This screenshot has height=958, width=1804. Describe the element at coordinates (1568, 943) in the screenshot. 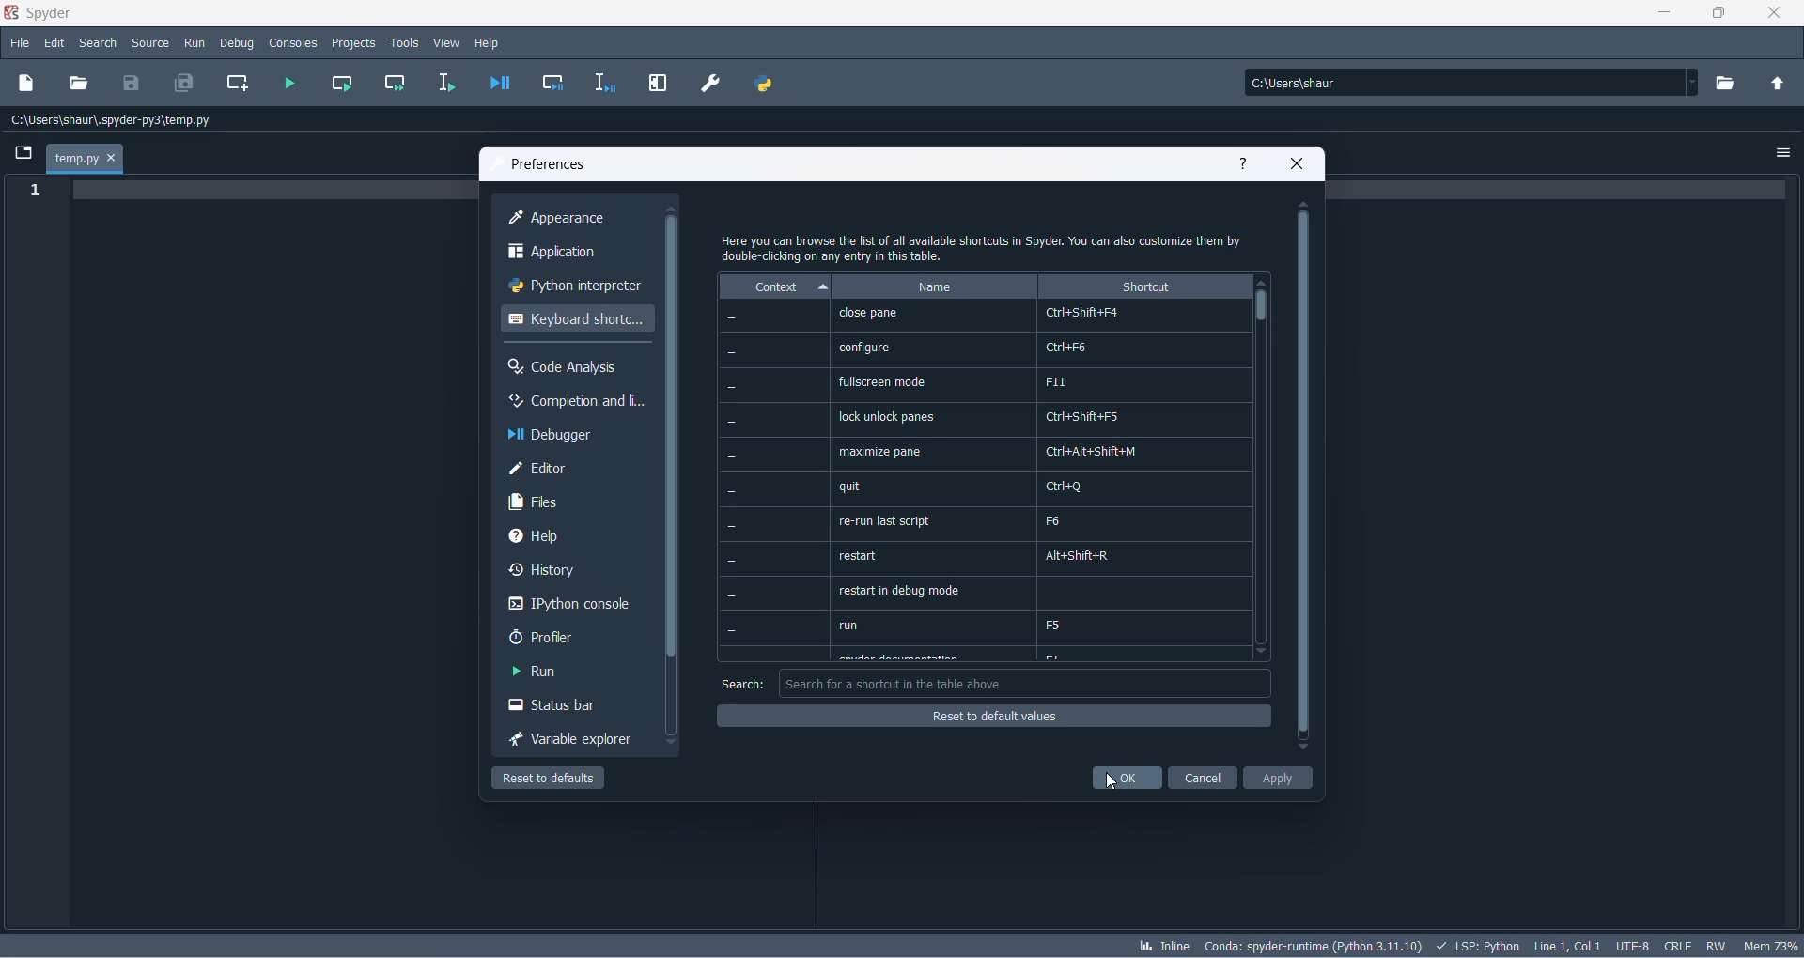

I see `line and column number` at that location.